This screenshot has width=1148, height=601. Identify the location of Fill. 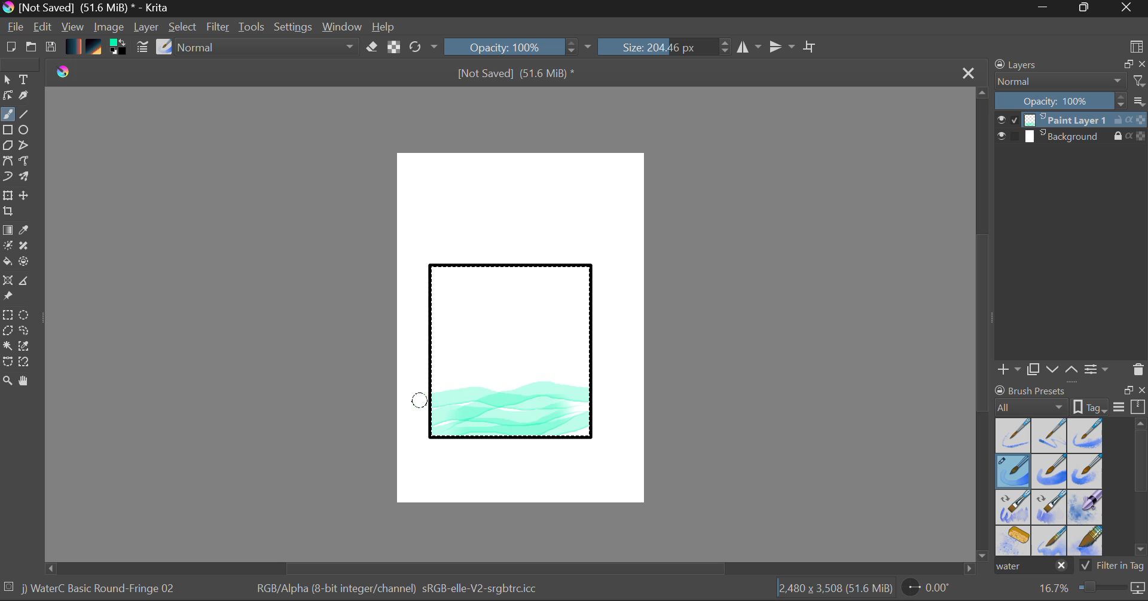
(7, 263).